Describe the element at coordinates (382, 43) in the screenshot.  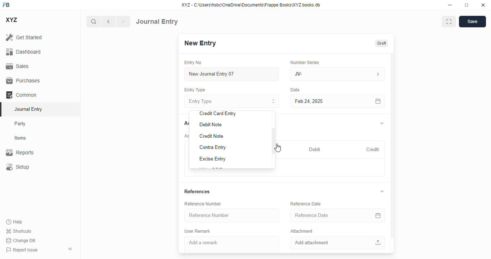
I see `draft` at that location.